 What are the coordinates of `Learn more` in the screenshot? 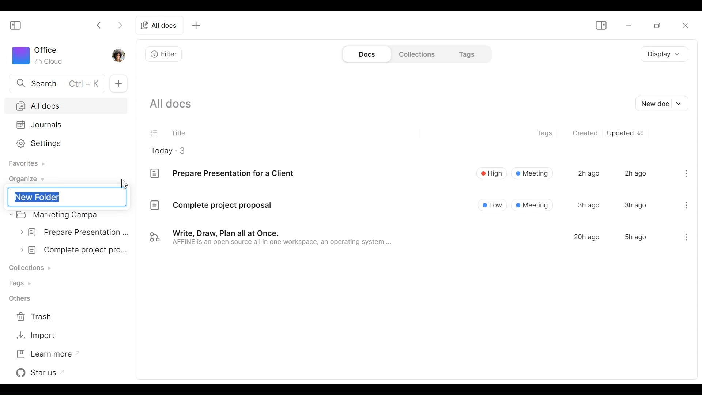 It's located at (45, 353).